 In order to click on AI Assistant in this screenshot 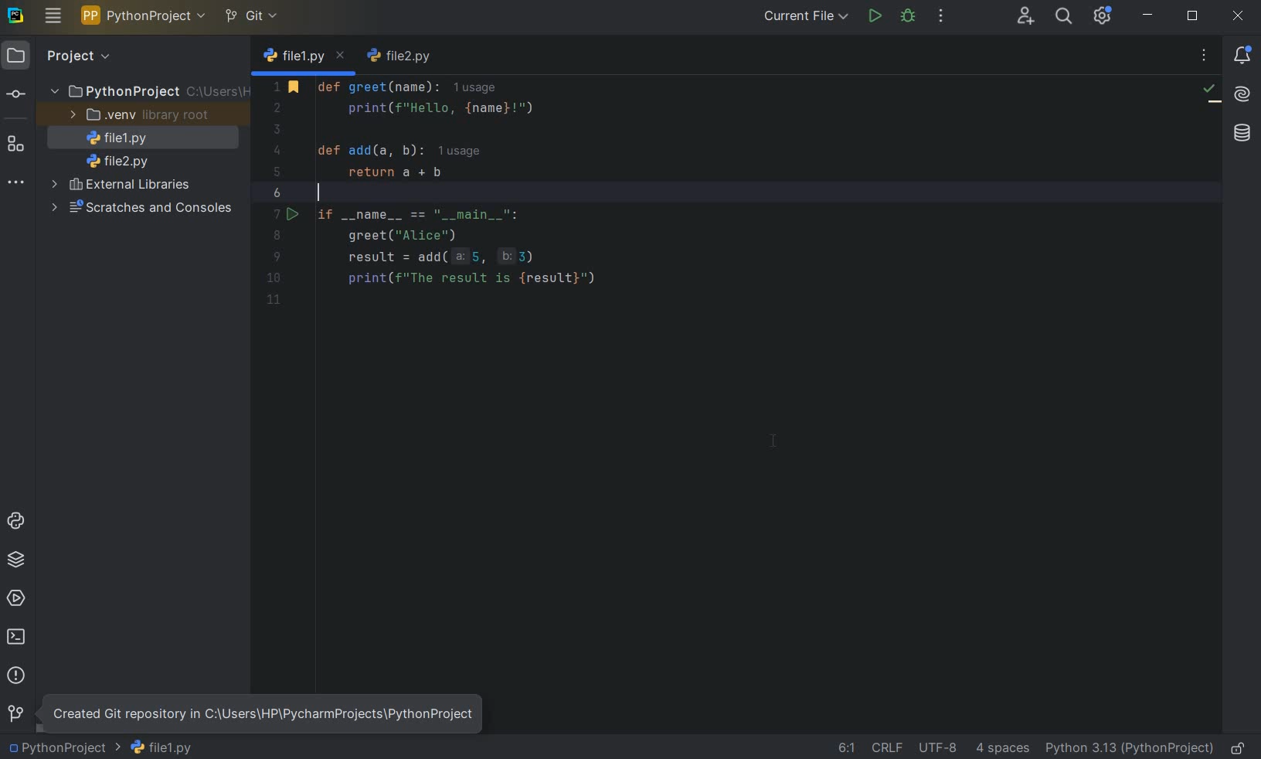, I will do `click(1243, 96)`.